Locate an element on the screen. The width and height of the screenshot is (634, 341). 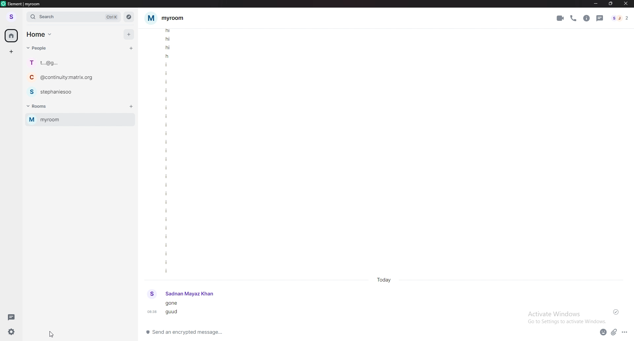
home is located at coordinates (39, 34).